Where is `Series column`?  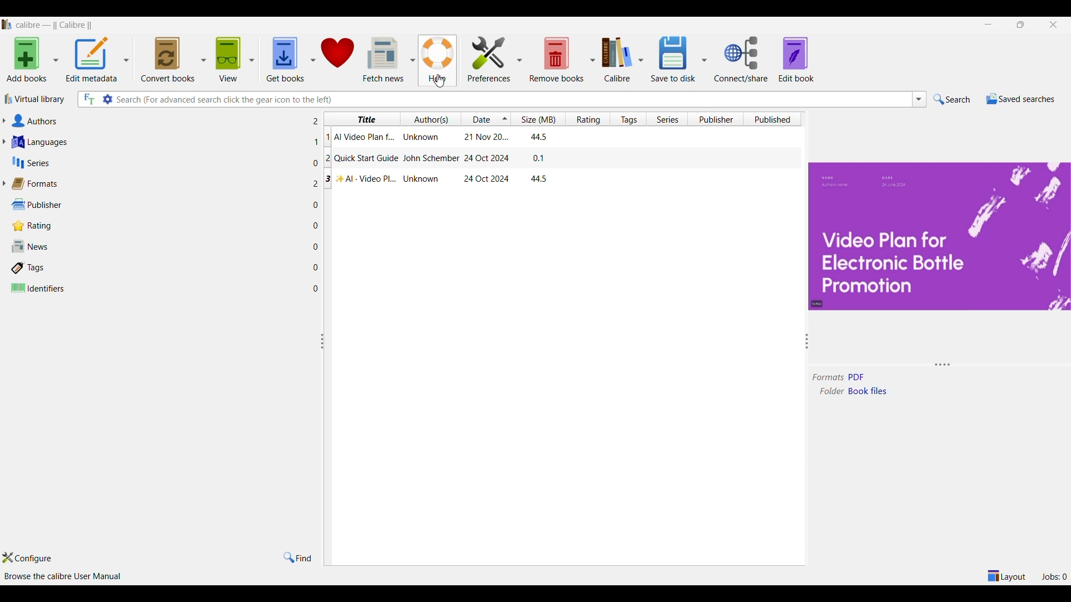
Series column is located at coordinates (667, 119).